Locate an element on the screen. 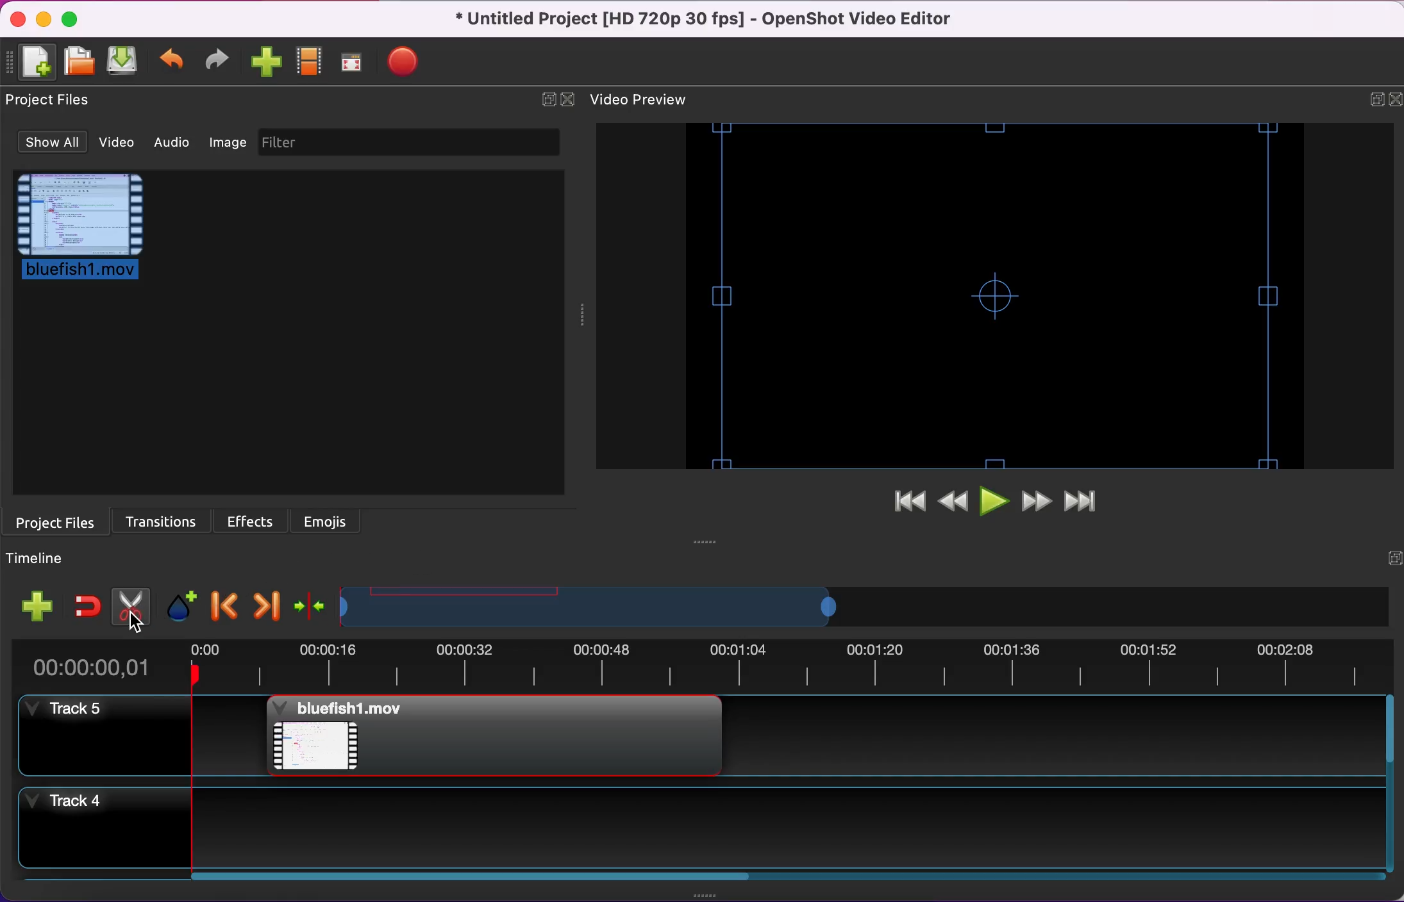 The width and height of the screenshot is (1404, 902). filter is located at coordinates (414, 145).